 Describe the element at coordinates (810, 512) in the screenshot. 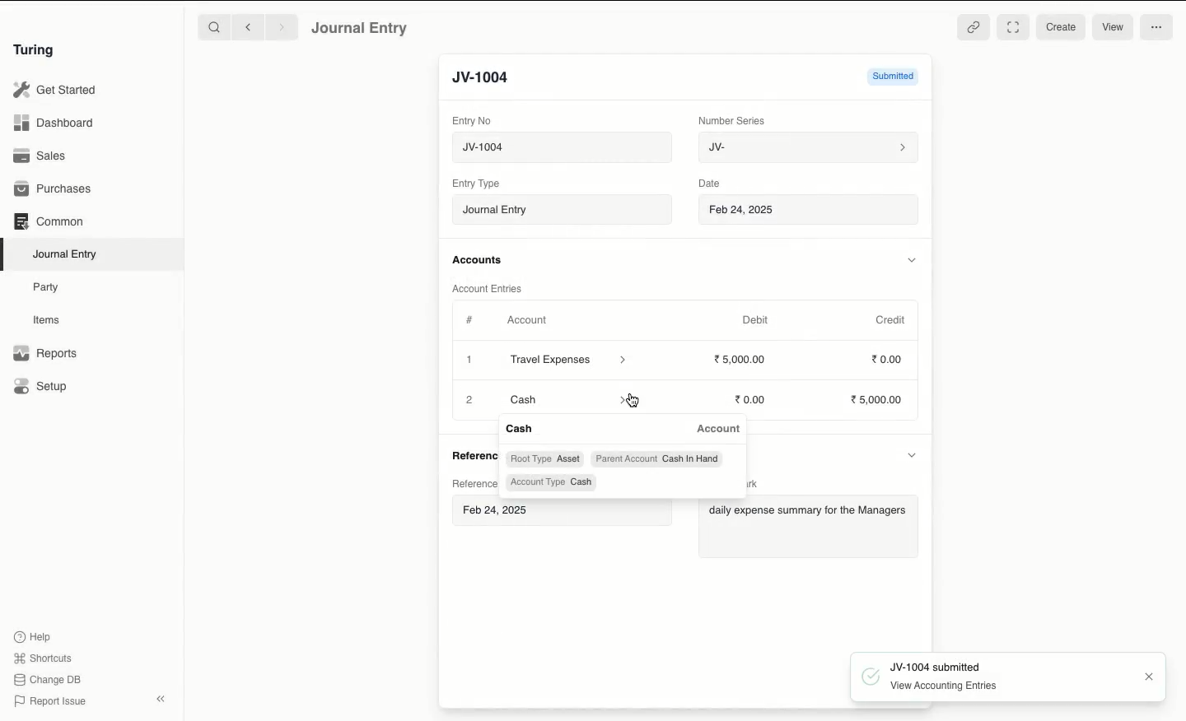

I see `daily expense summary for the Managers` at that location.